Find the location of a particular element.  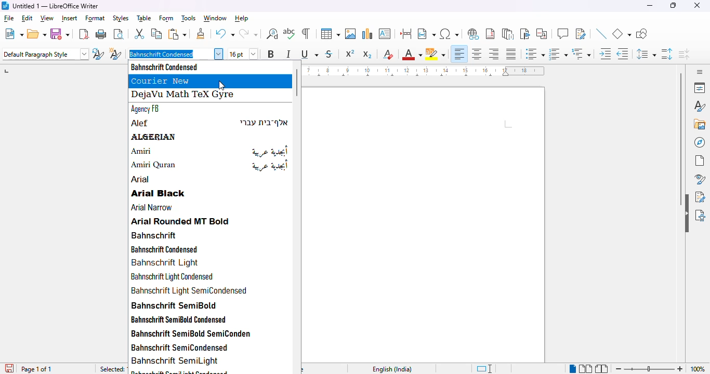

character highlighting color is located at coordinates (436, 54).